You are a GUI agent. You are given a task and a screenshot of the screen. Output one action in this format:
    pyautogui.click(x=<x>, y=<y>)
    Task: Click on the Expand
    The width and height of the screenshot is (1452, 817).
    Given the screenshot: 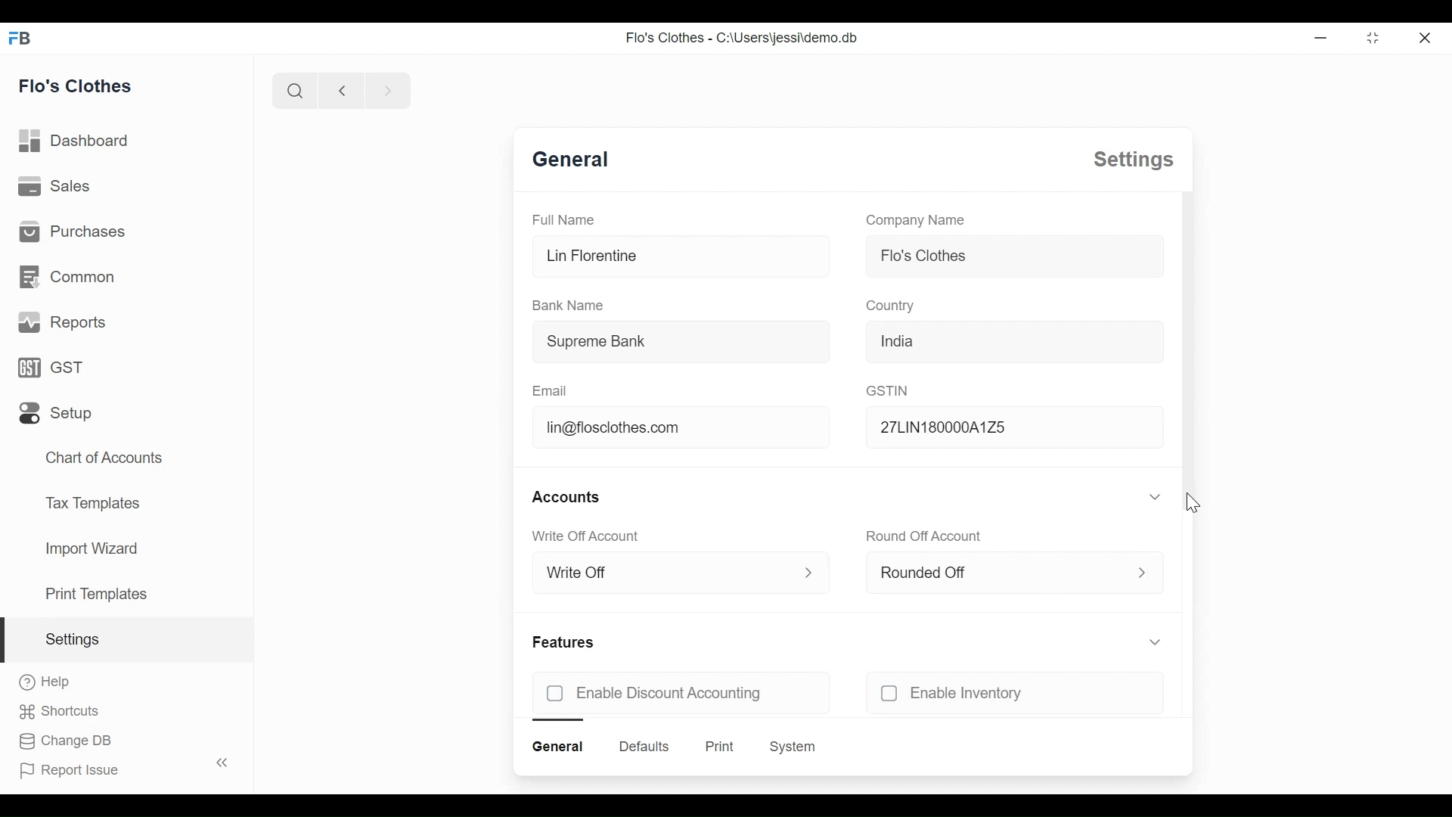 What is the action you would take?
    pyautogui.click(x=1155, y=642)
    